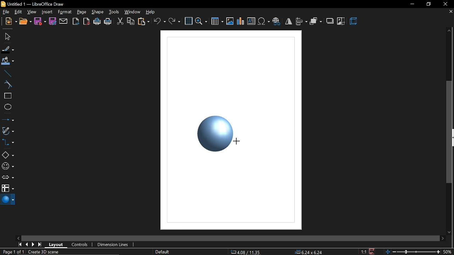 This screenshot has height=255, width=454. Describe the element at coordinates (7, 96) in the screenshot. I see `rectangle` at that location.